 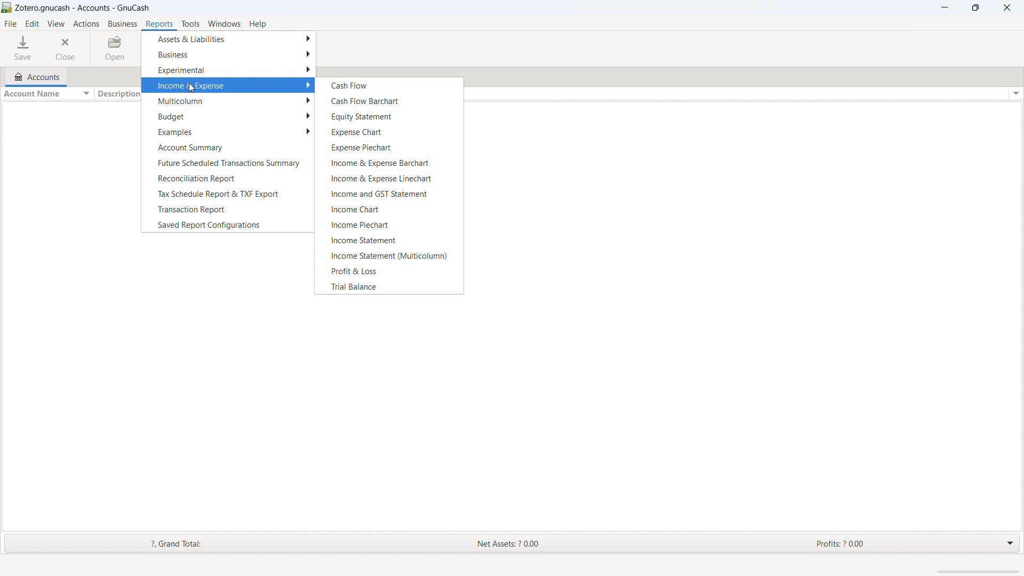 I want to click on actions, so click(x=86, y=24).